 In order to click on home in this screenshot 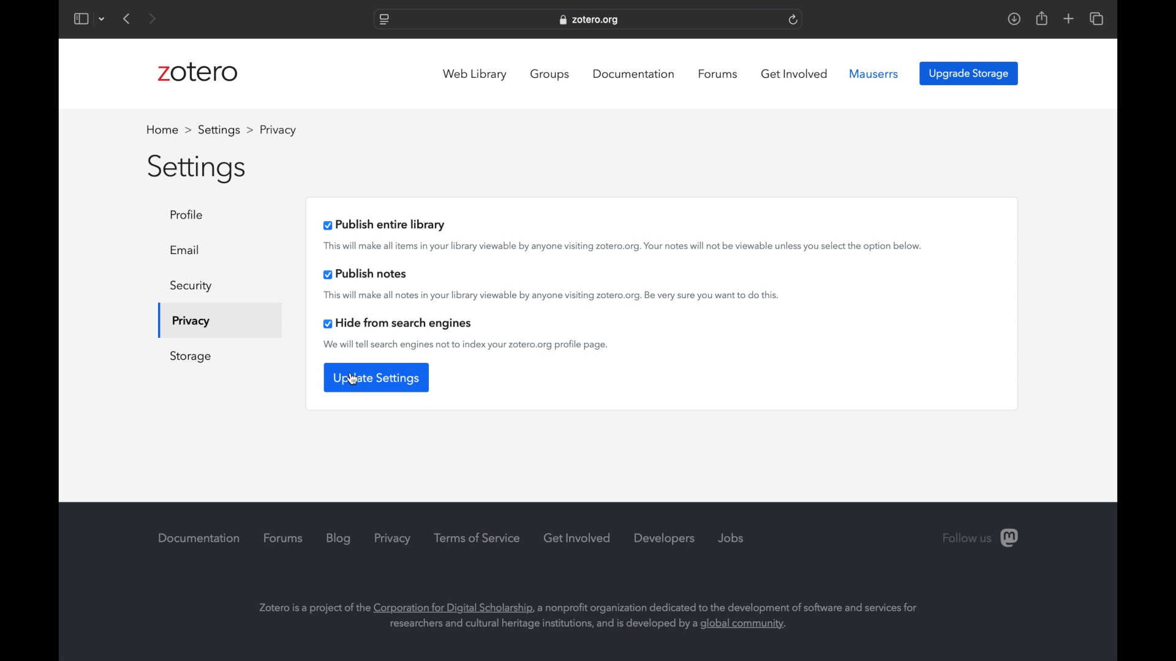, I will do `click(169, 130)`.